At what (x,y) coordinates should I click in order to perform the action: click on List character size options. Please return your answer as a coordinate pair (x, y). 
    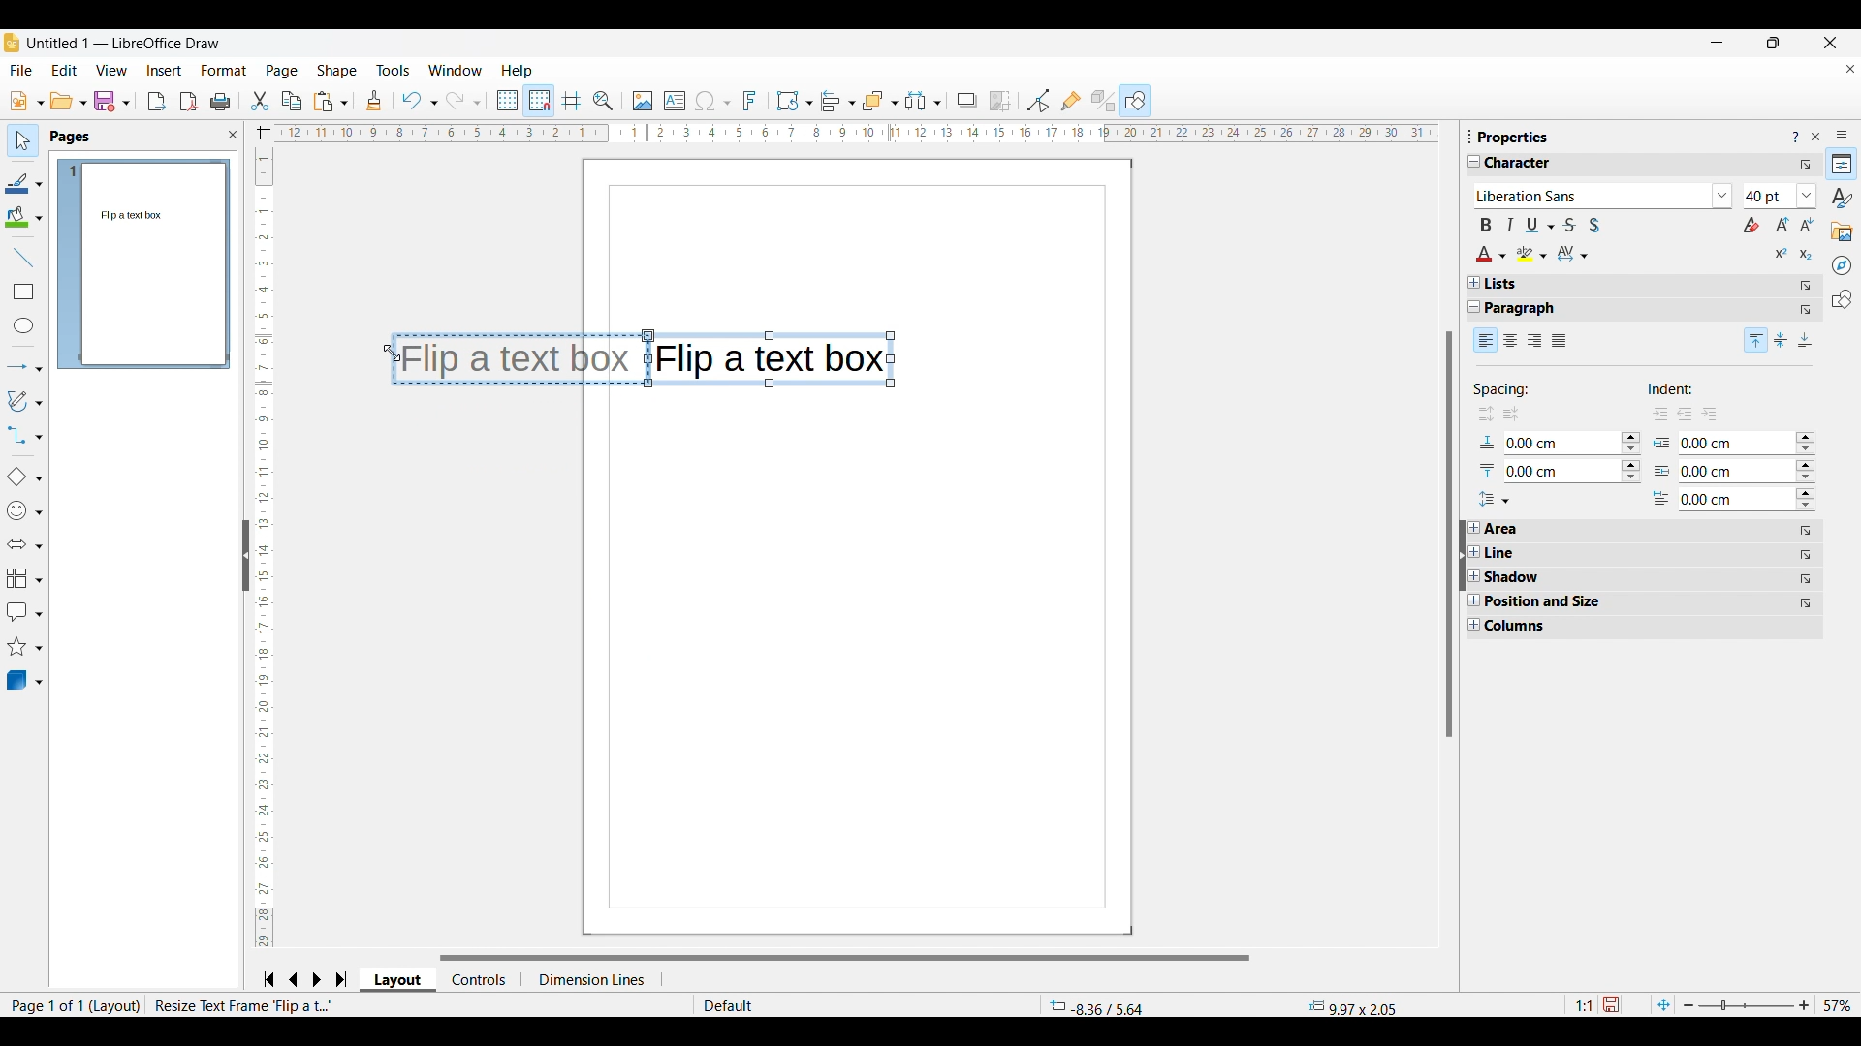
    Looking at the image, I should click on (1808, 196).